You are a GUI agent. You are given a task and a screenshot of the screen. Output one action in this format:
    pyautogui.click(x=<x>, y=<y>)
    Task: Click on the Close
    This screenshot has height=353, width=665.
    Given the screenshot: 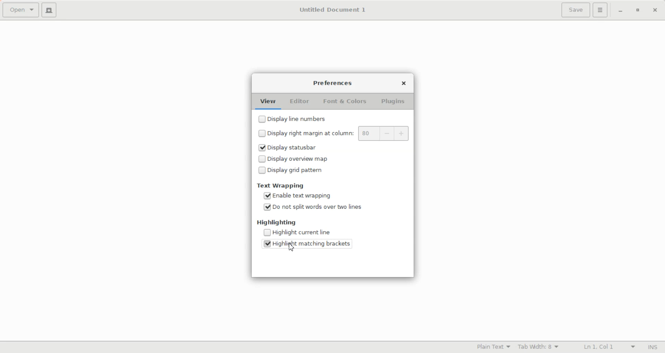 What is the action you would take?
    pyautogui.click(x=404, y=82)
    